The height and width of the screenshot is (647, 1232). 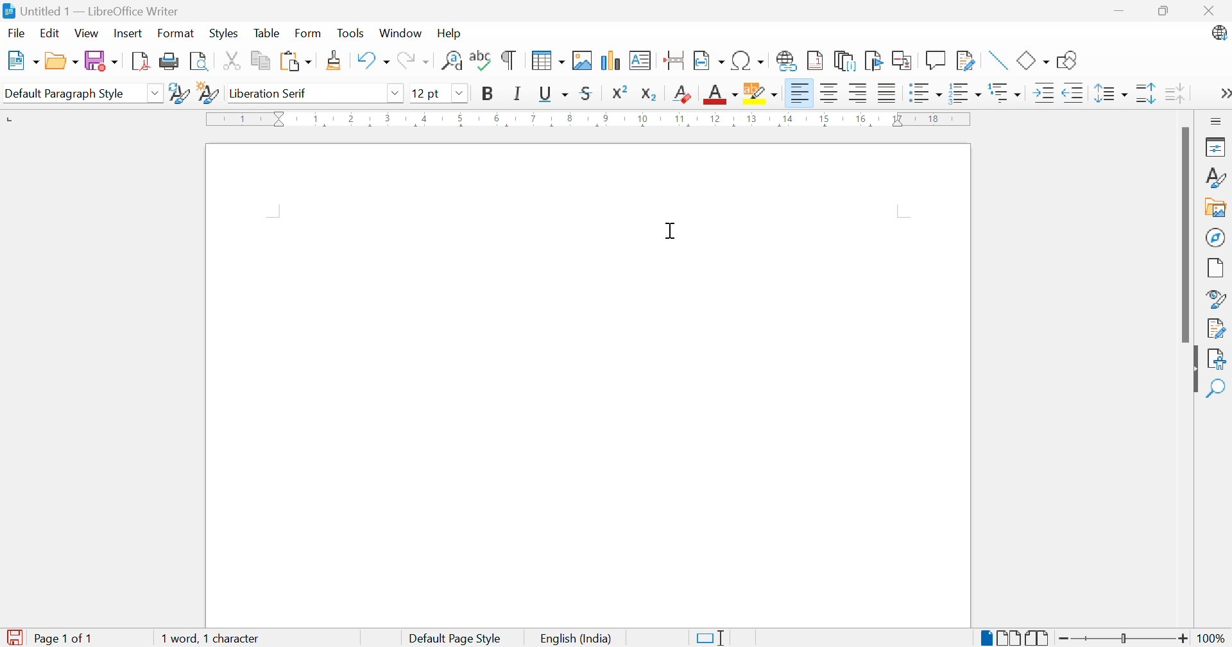 What do you see at coordinates (1032, 59) in the screenshot?
I see `Basic Shapes` at bounding box center [1032, 59].